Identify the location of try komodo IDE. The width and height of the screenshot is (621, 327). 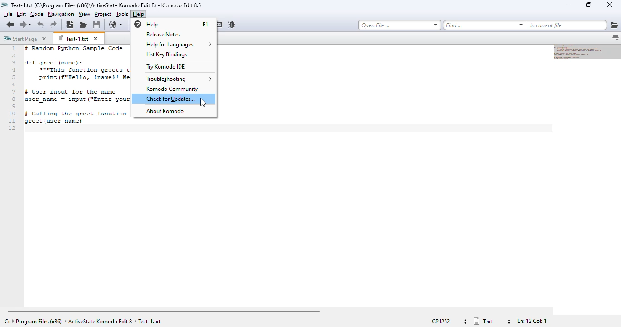
(166, 66).